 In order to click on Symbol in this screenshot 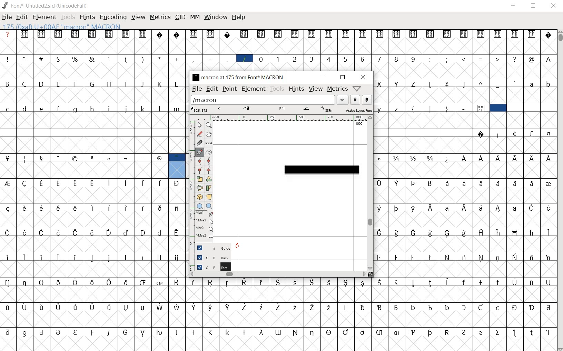, I will do `click(296, 333)`.